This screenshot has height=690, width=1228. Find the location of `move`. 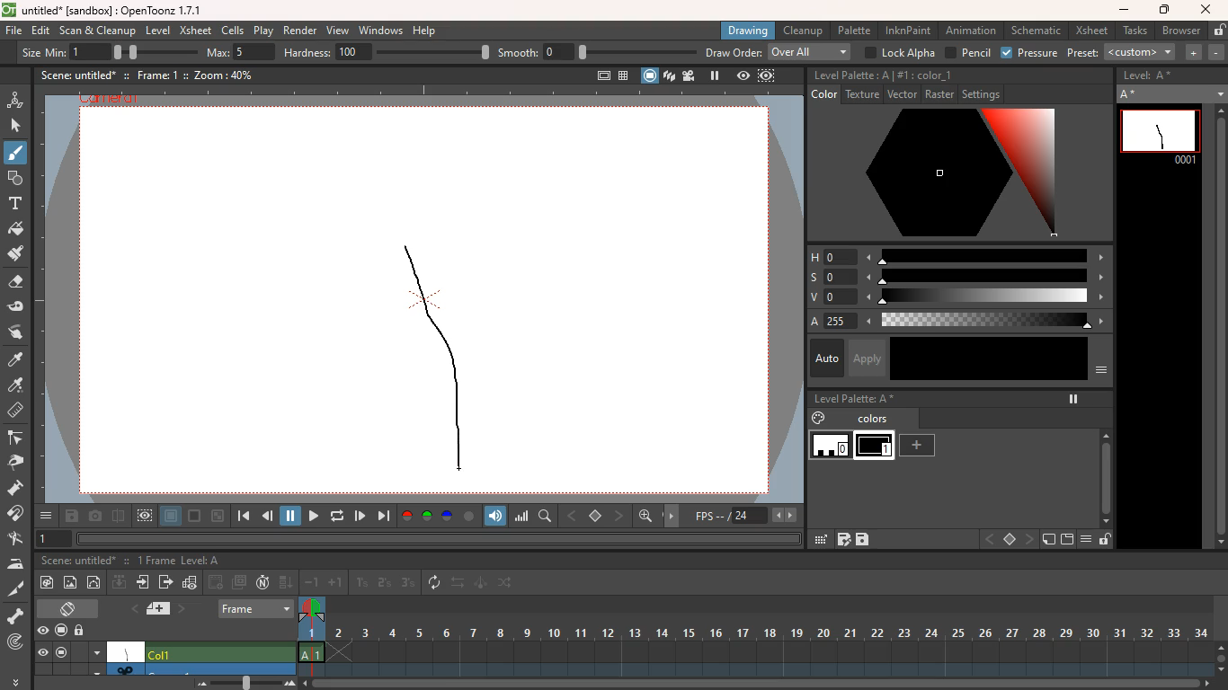

move is located at coordinates (144, 584).